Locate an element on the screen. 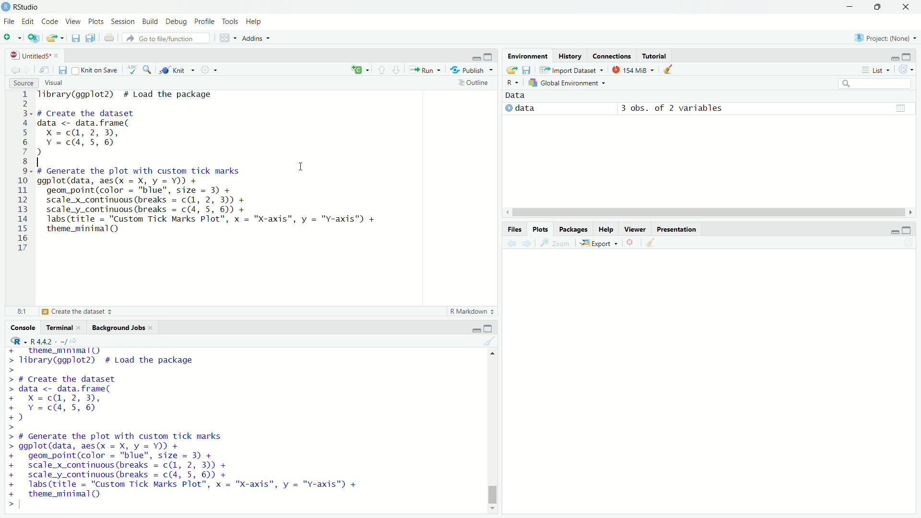 The image size is (921, 518). connections is located at coordinates (611, 56).